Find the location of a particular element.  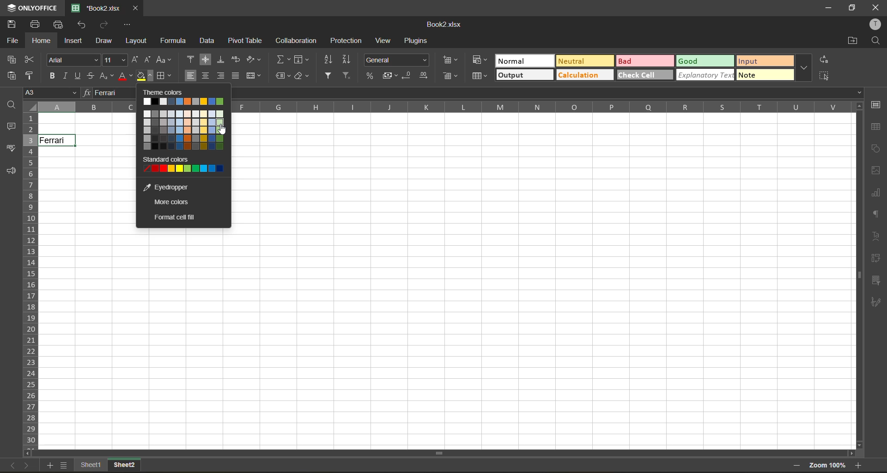

theme colors is located at coordinates (187, 92).